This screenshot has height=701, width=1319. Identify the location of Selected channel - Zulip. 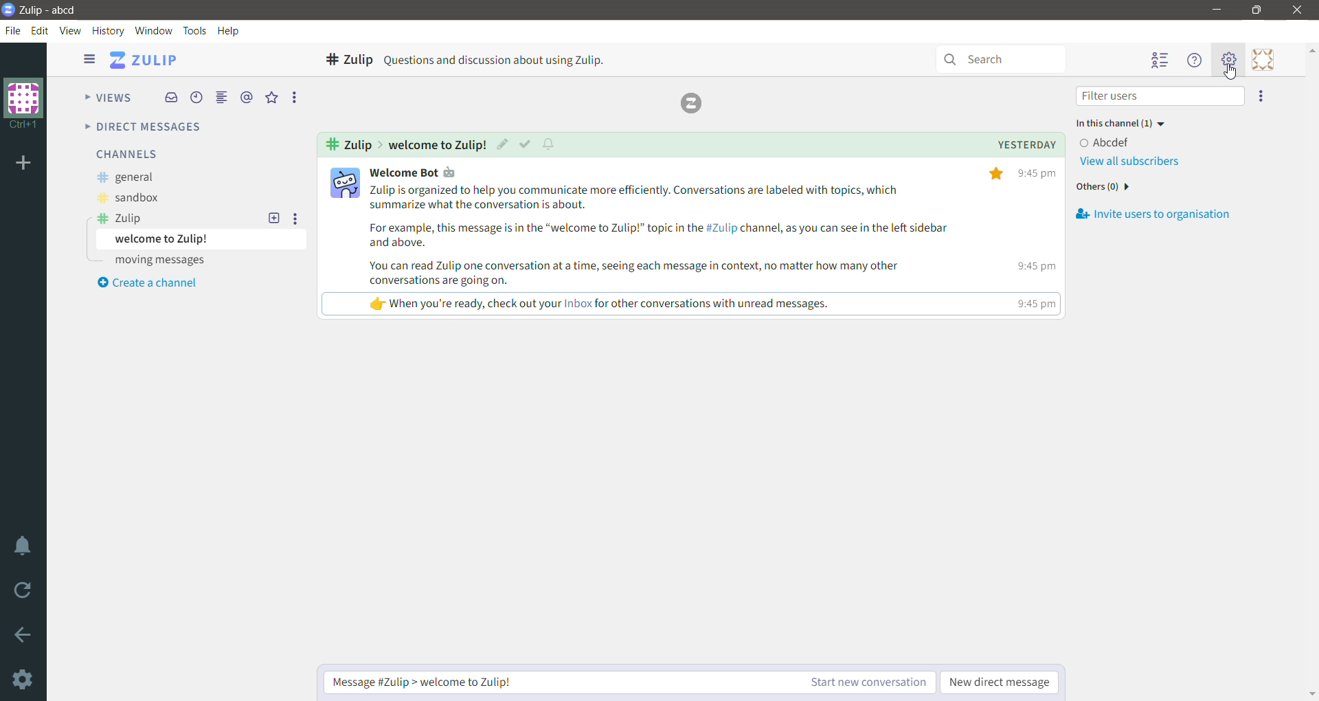
(348, 58).